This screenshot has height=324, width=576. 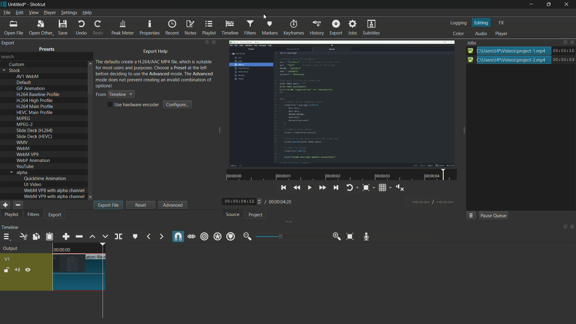 What do you see at coordinates (10, 215) in the screenshot?
I see `playlist` at bounding box center [10, 215].